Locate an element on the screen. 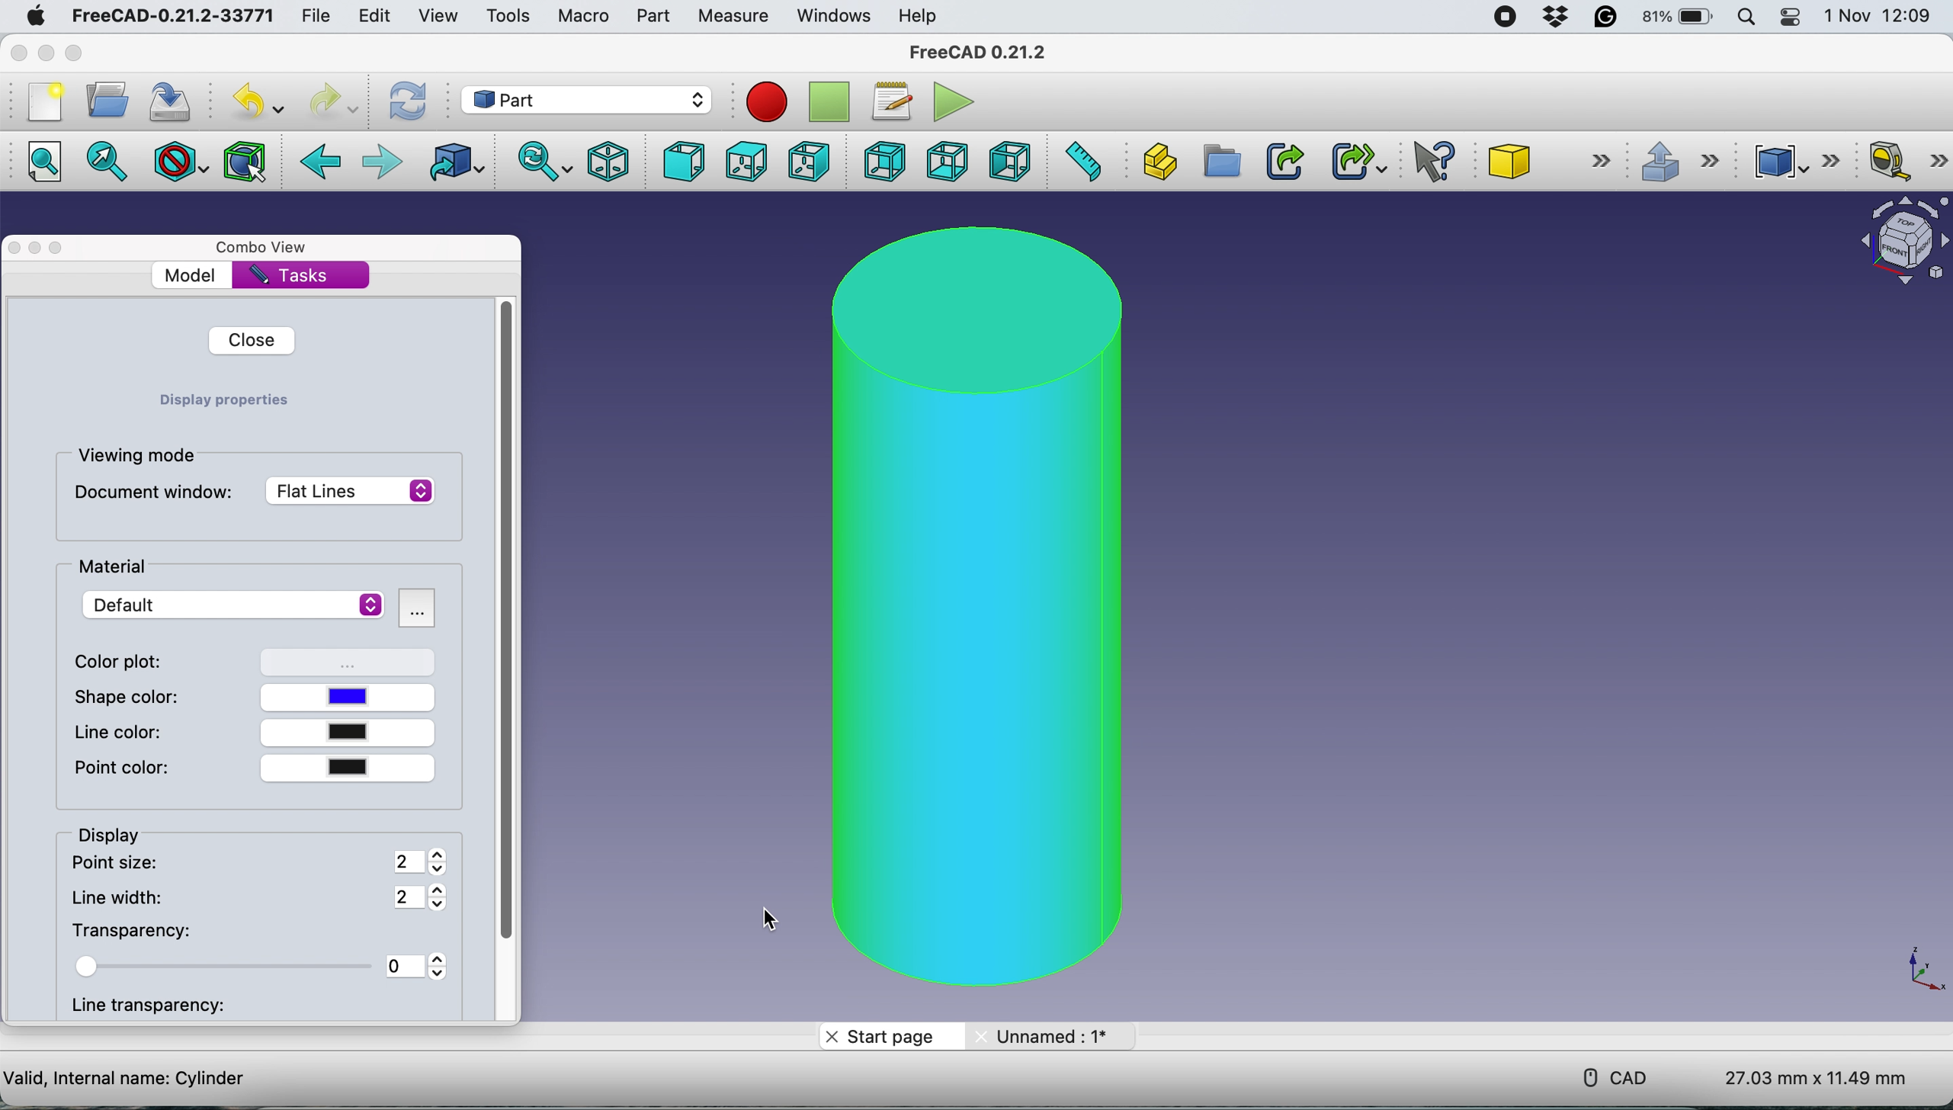 This screenshot has width=1953, height=1110. help is located at coordinates (921, 17).